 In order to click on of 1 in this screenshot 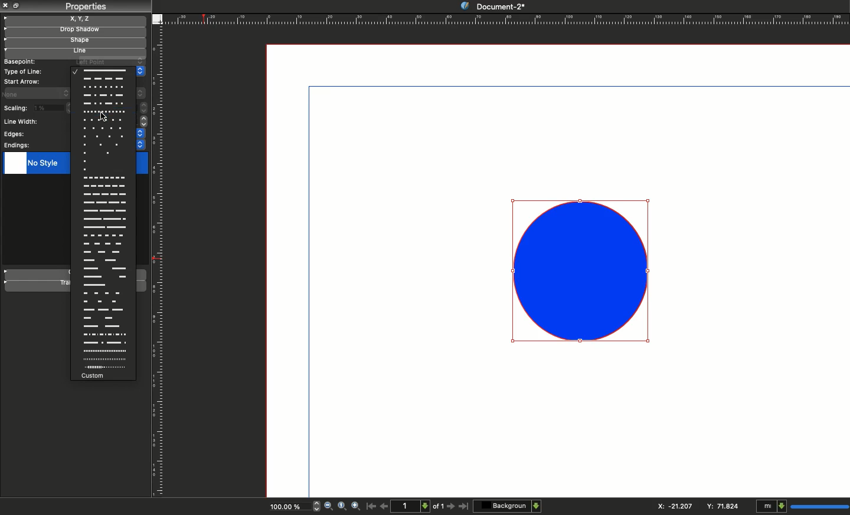, I will do `click(439, 508)`.